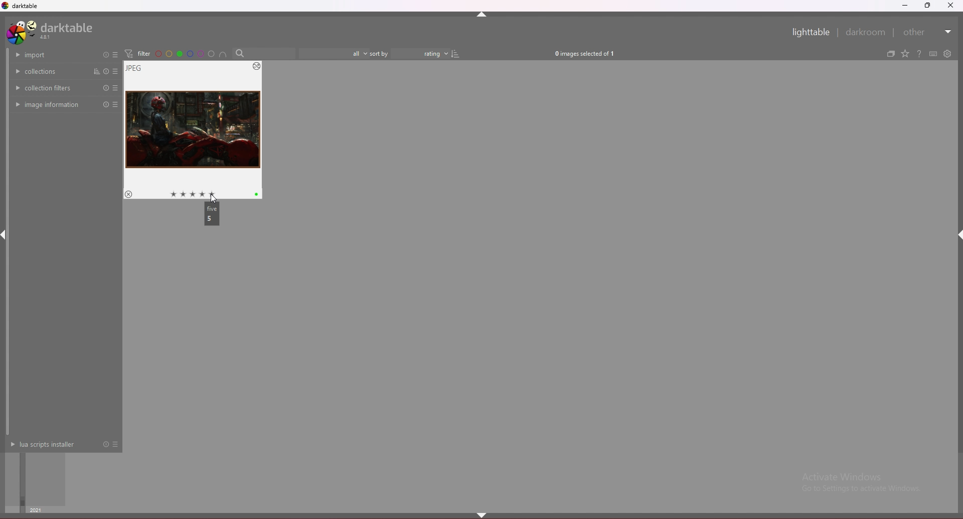 This screenshot has height=519, width=963. Describe the element at coordinates (479, 512) in the screenshot. I see `hide` at that location.